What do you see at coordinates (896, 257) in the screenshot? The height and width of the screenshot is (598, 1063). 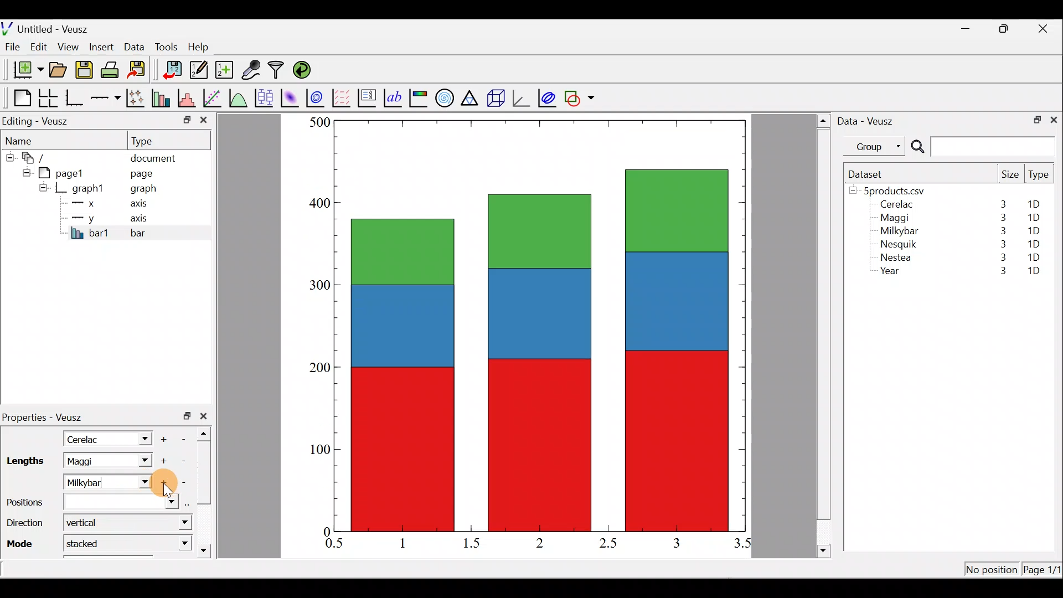 I see `Nestea` at bounding box center [896, 257].